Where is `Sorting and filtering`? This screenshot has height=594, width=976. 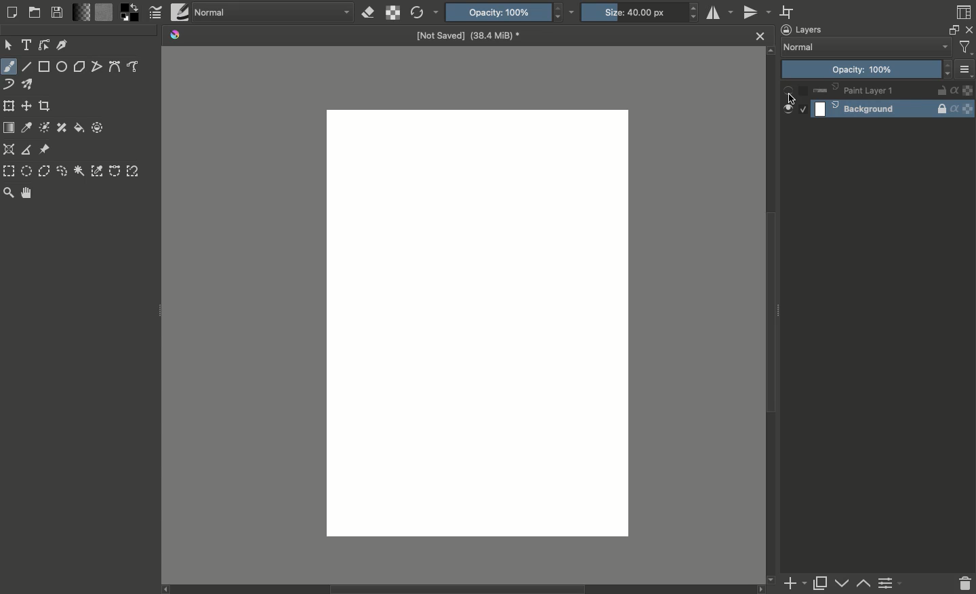 Sorting and filtering is located at coordinates (967, 47).